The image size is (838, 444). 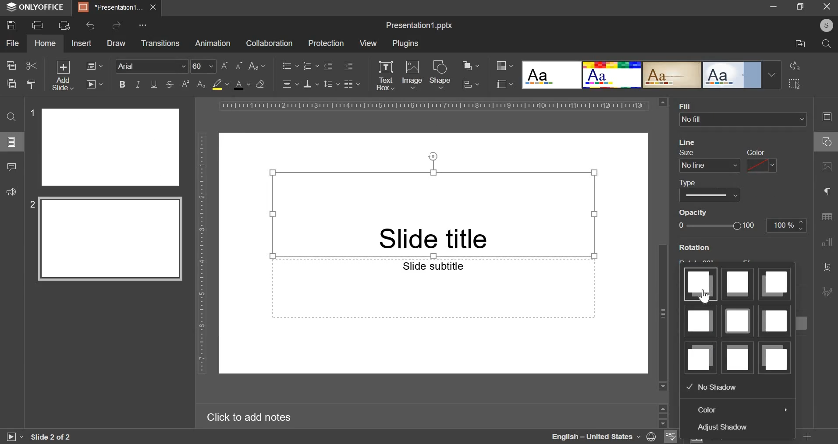 I want to click on search, so click(x=827, y=44).